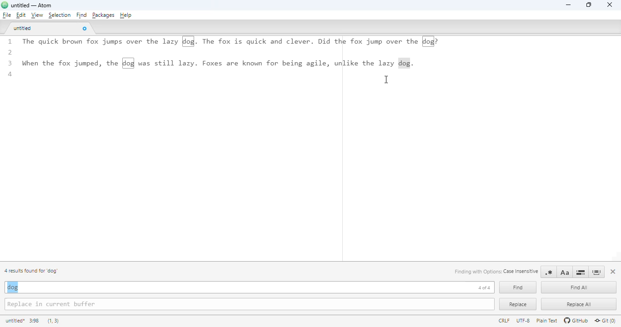 The height and width of the screenshot is (327, 621). Describe the element at coordinates (12, 287) in the screenshot. I see `dog` at that location.